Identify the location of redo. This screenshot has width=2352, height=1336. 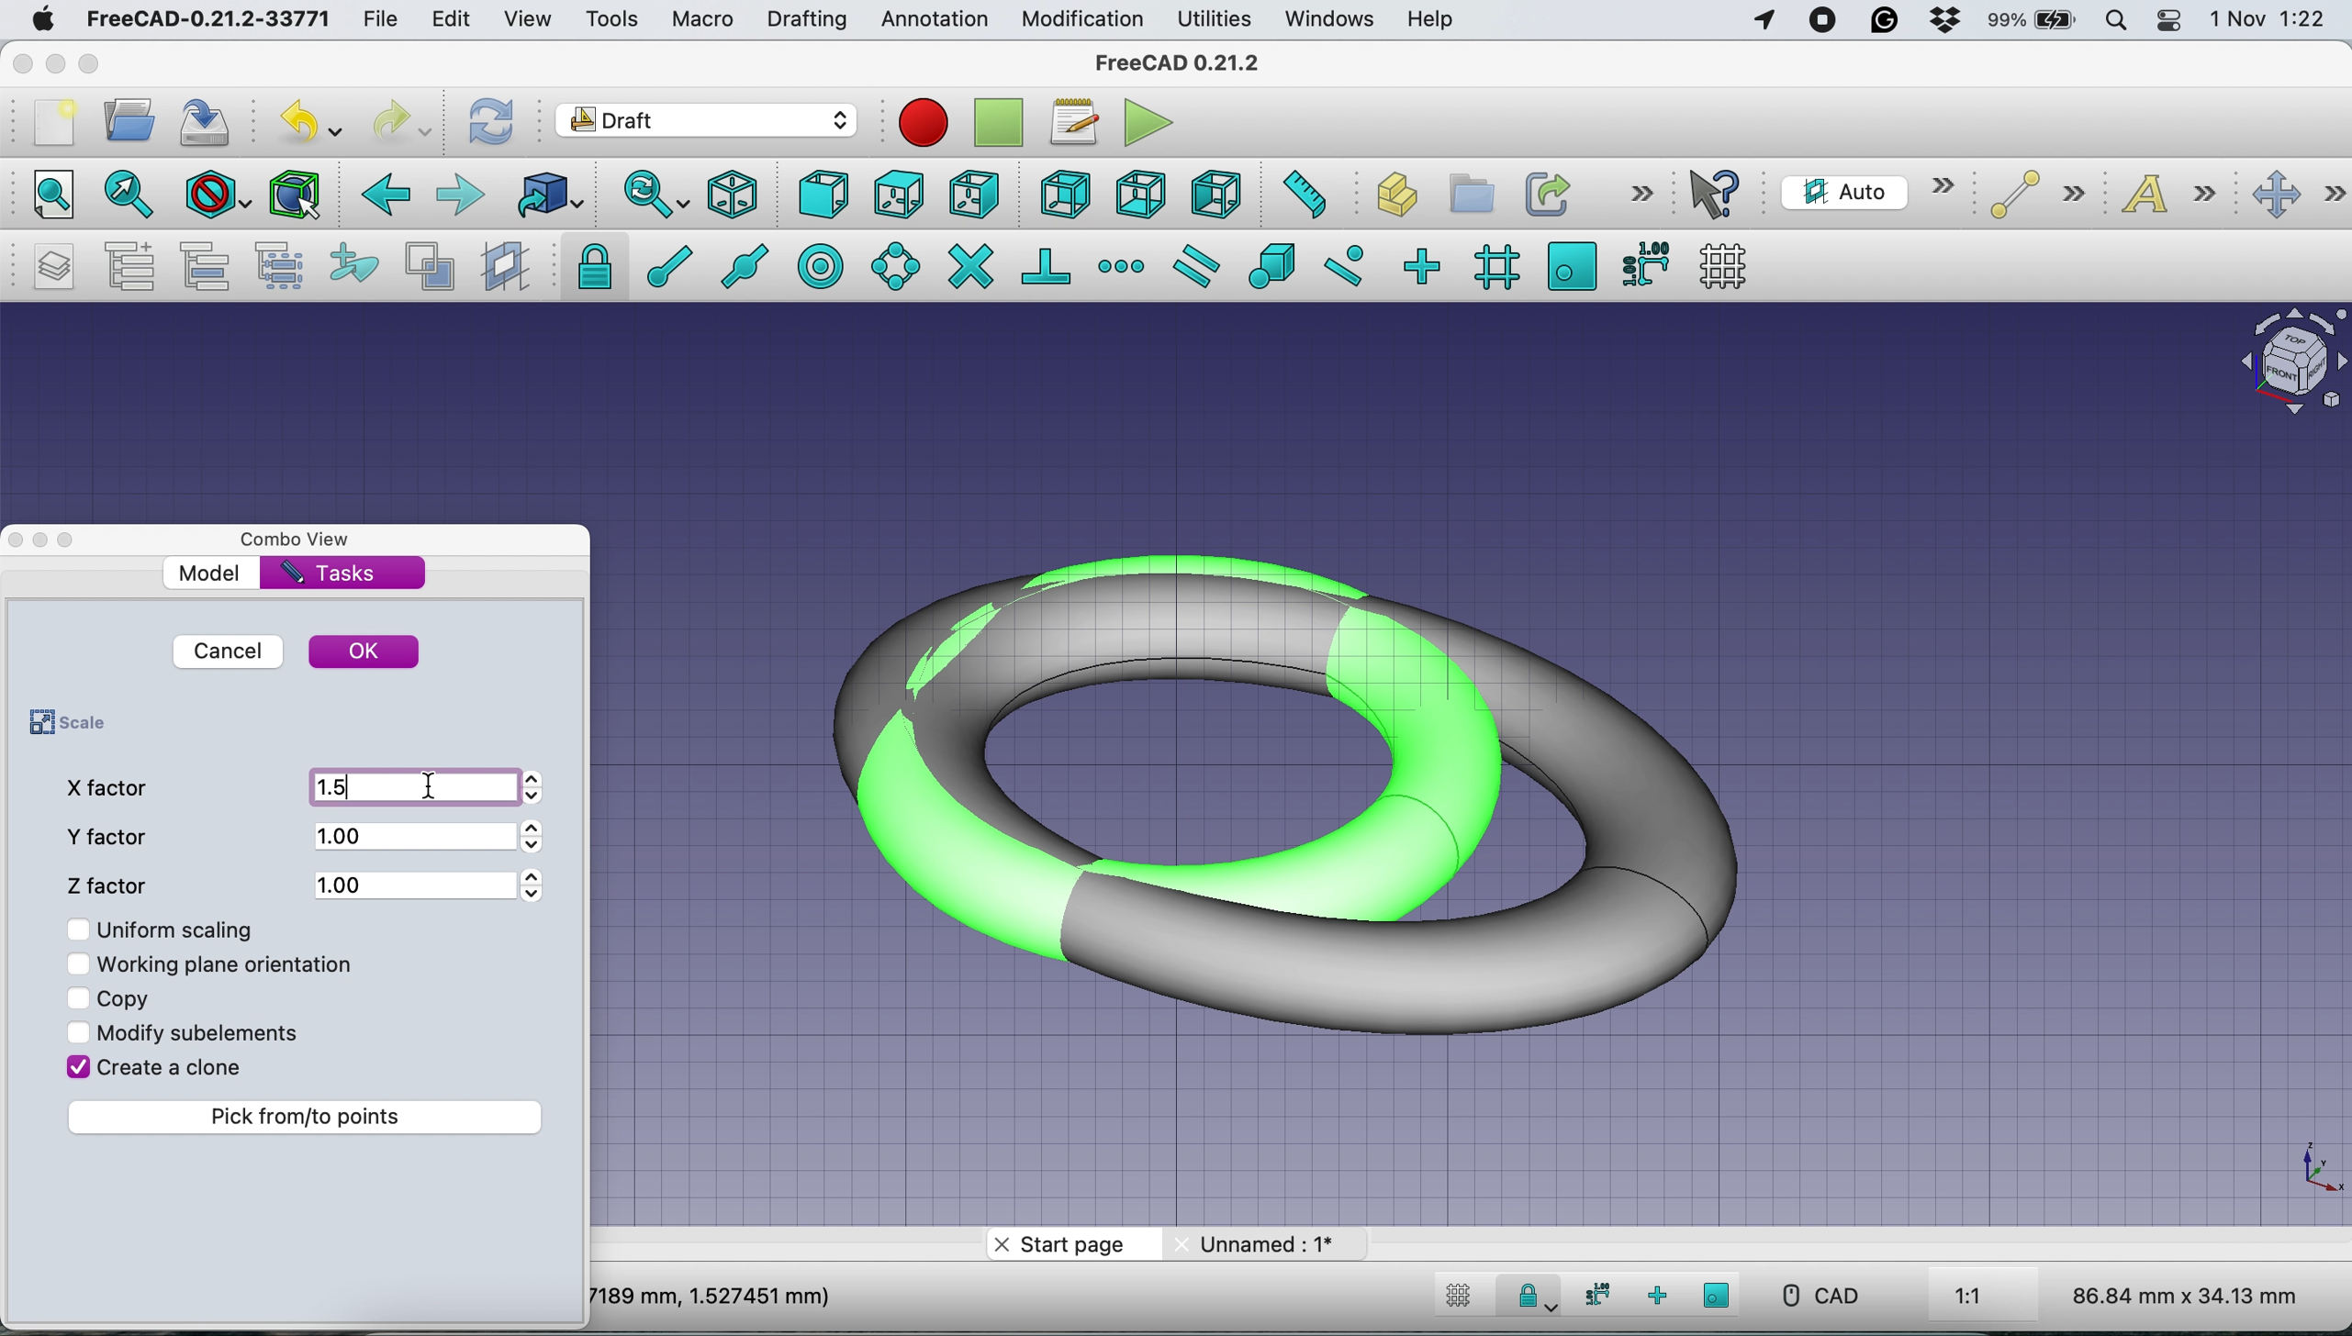
(400, 123).